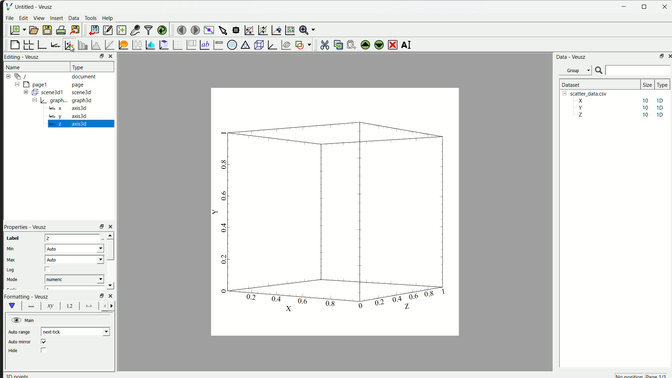 This screenshot has width=672, height=378. I want to click on 3D scene, so click(258, 44).